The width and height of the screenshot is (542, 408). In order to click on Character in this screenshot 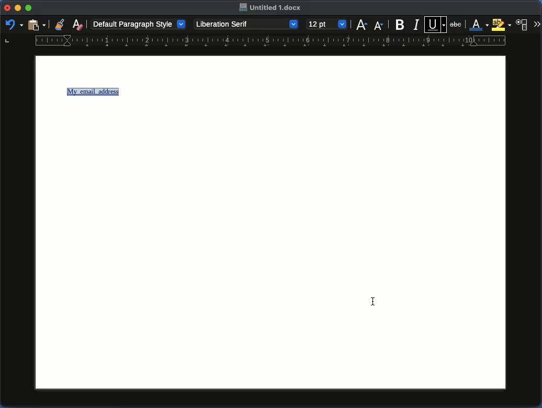, I will do `click(523, 24)`.